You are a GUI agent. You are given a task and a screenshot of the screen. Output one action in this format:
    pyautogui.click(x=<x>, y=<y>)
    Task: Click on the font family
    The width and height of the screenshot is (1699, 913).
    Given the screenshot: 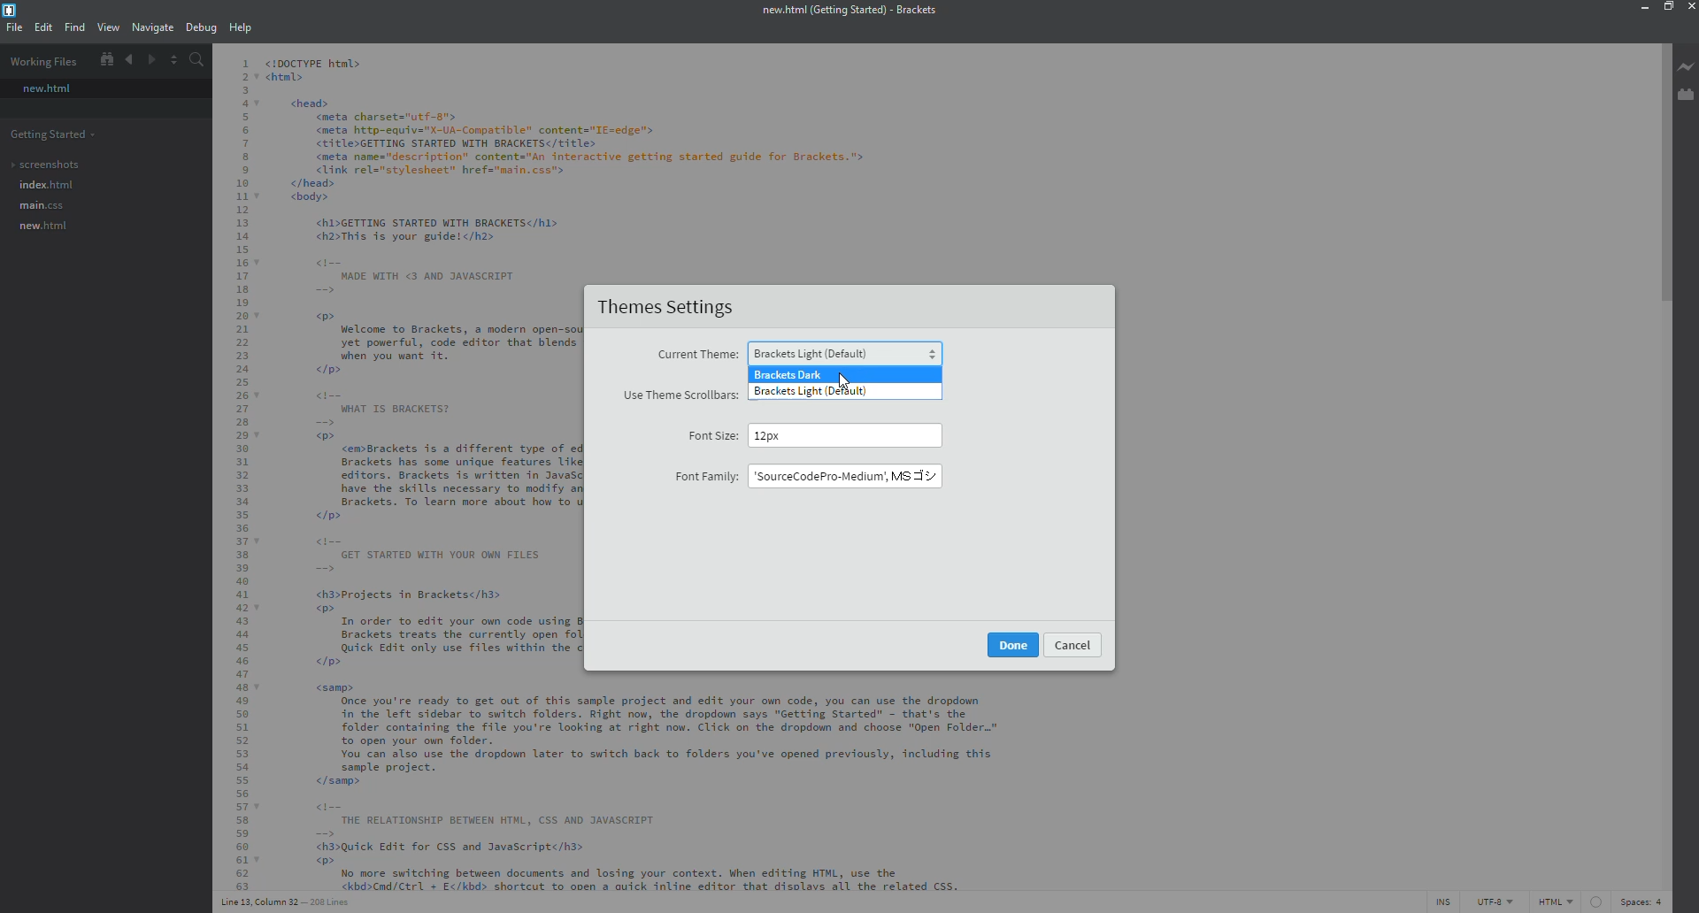 What is the action you would take?
    pyautogui.click(x=705, y=476)
    